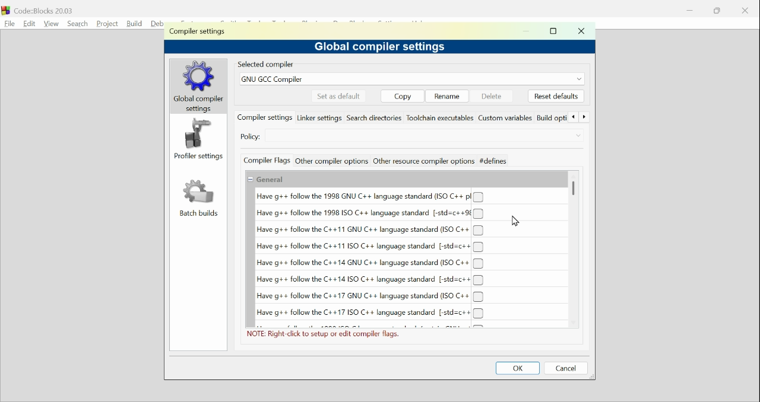 The image size is (760, 402). I want to click on Search directories, so click(375, 119).